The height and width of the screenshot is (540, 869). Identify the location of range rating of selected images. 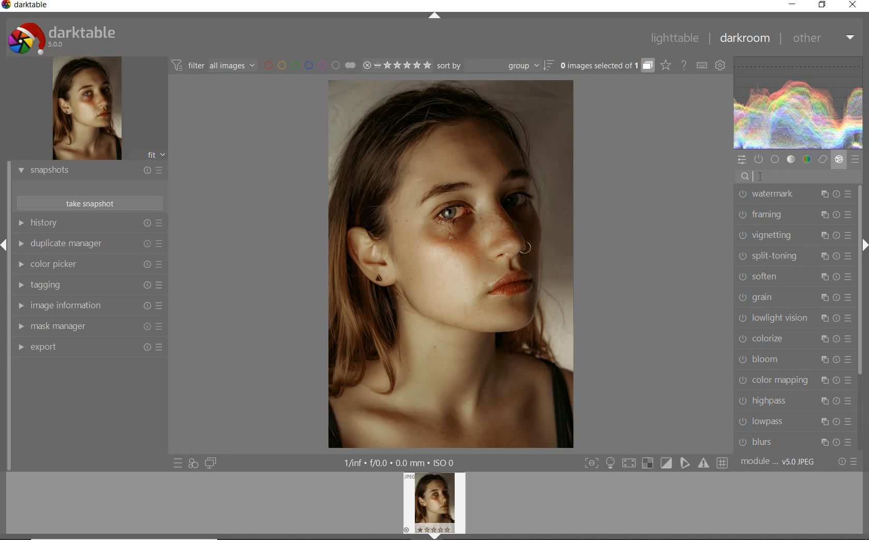
(397, 65).